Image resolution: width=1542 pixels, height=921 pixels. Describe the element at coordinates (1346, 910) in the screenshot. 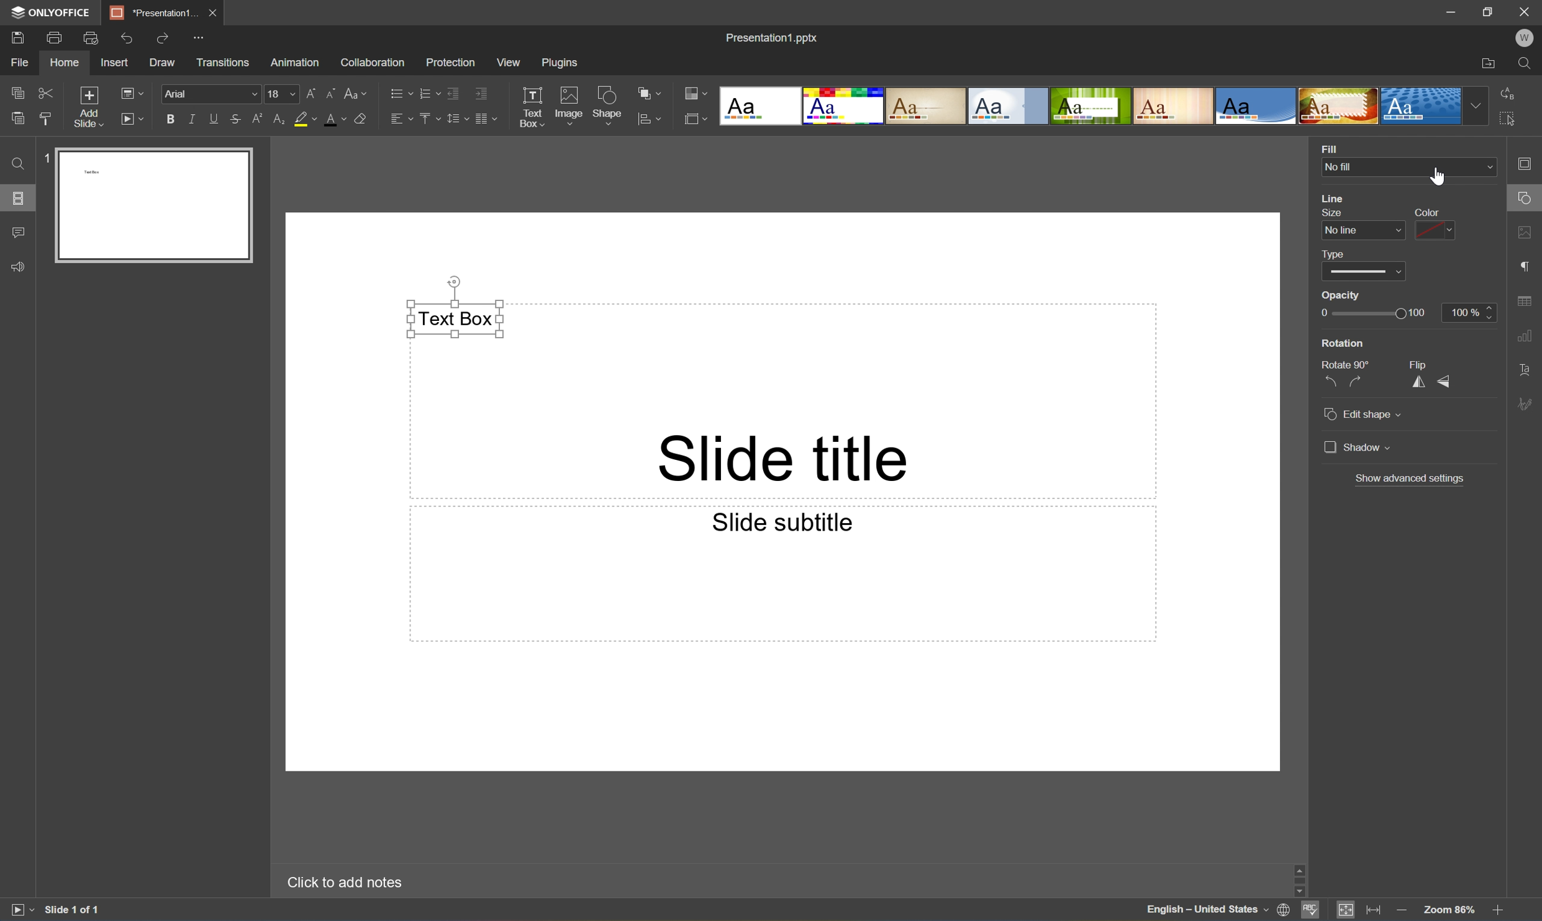

I see `Fit to slide` at that location.